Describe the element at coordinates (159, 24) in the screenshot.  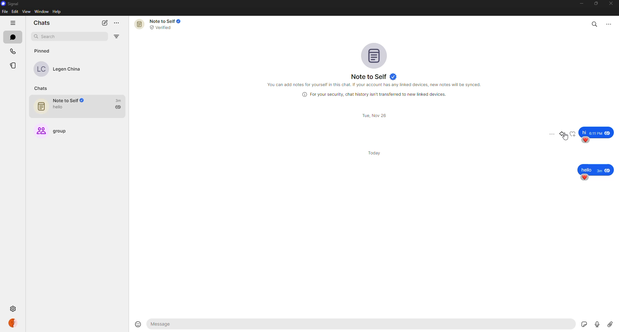
I see `note to self` at that location.